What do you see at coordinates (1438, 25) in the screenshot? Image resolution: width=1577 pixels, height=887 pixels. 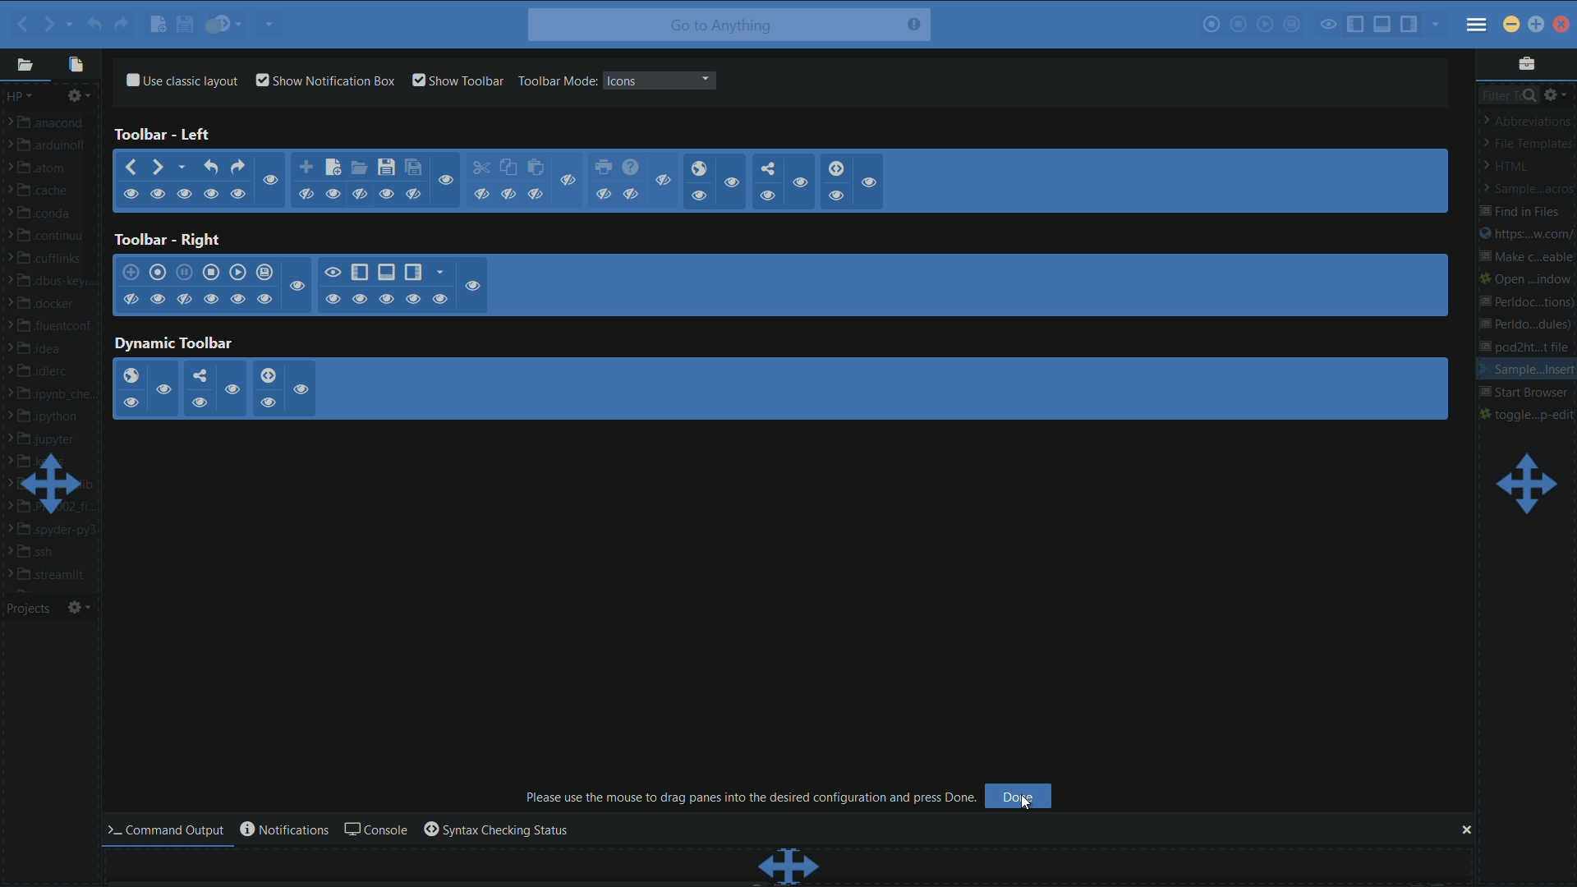 I see `show specific tab/sidebar` at bounding box center [1438, 25].